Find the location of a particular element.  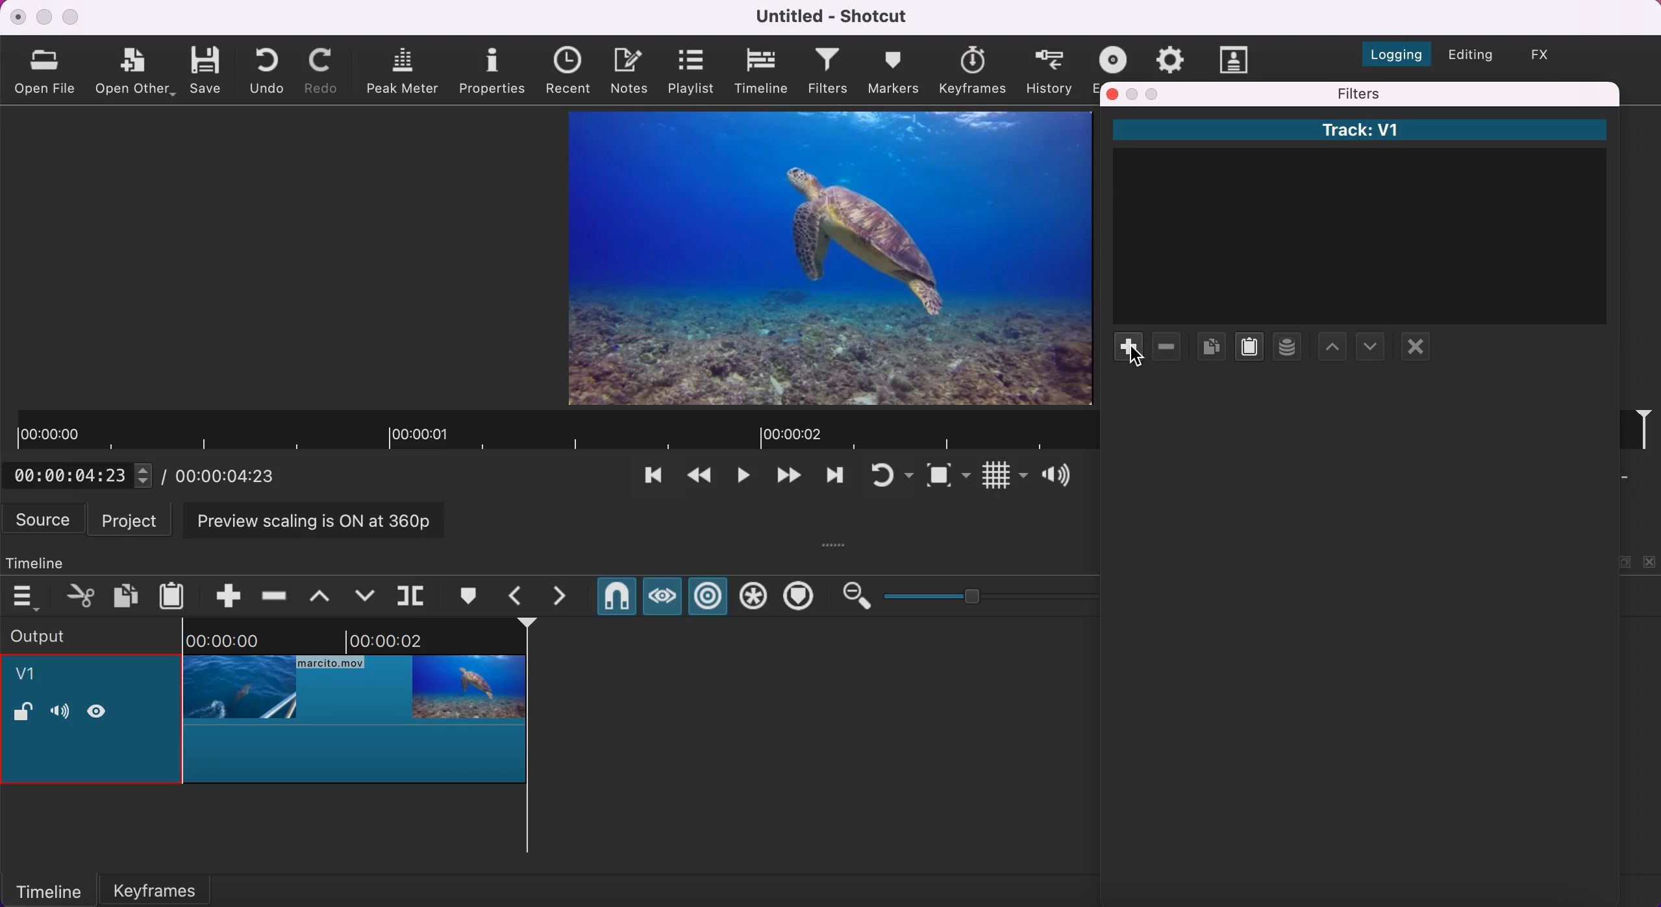

timeline is located at coordinates (763, 71).